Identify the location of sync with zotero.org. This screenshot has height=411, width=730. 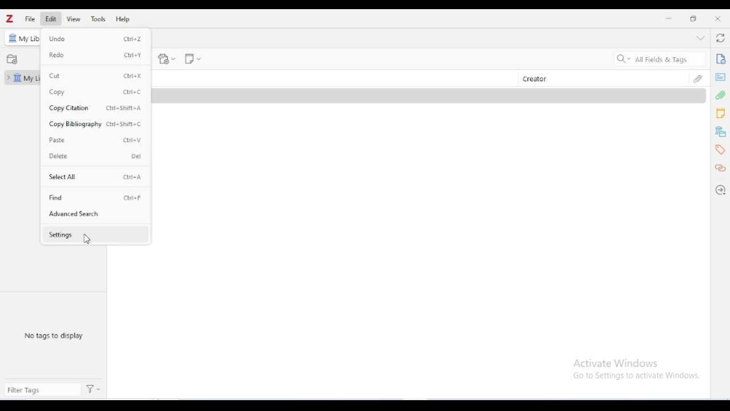
(721, 38).